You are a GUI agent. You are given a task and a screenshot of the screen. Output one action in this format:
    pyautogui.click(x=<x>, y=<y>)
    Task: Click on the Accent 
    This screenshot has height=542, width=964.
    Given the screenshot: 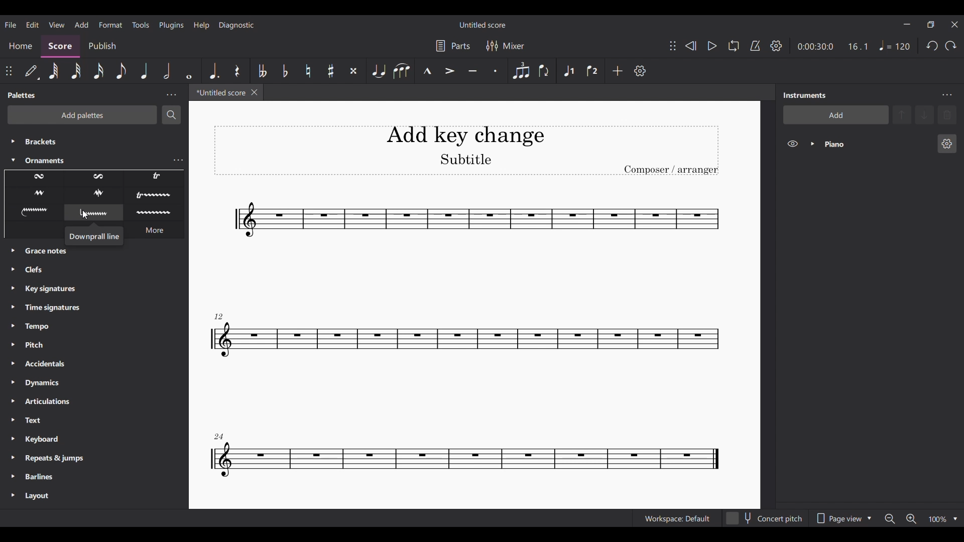 What is the action you would take?
    pyautogui.click(x=449, y=71)
    